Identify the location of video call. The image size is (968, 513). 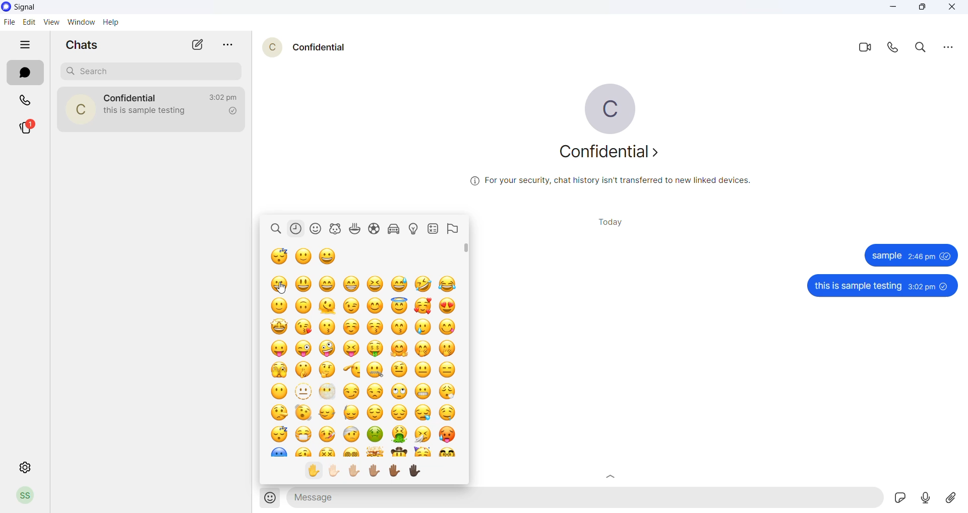
(864, 49).